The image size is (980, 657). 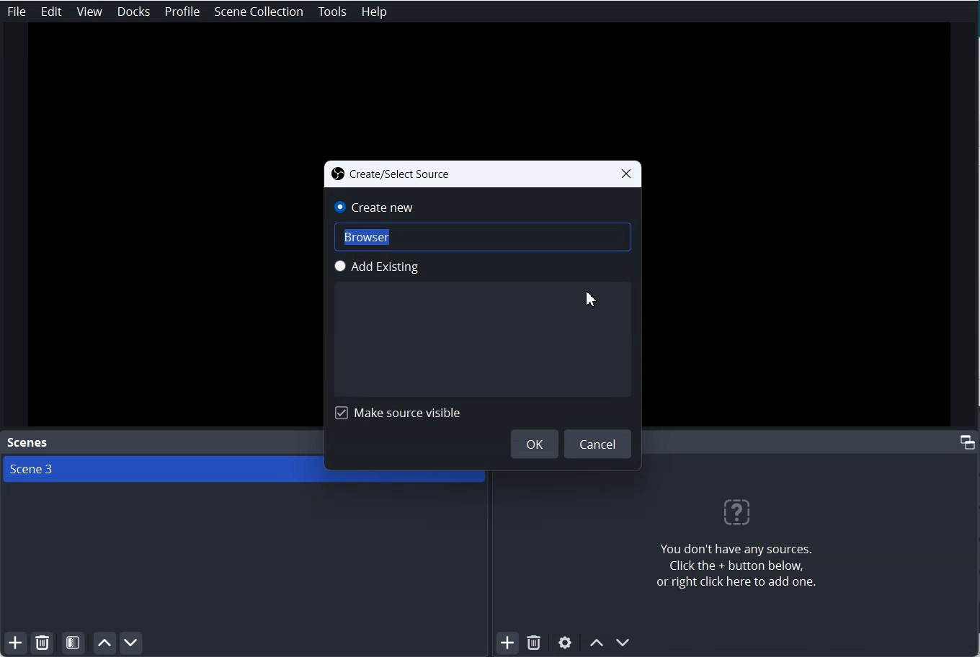 What do you see at coordinates (133, 643) in the screenshot?
I see `Move scene Down` at bounding box center [133, 643].